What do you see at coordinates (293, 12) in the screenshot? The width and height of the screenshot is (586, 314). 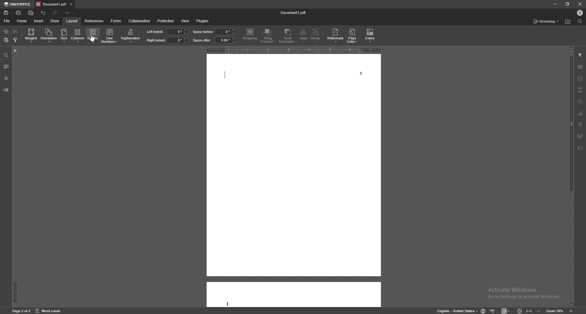 I see `file name` at bounding box center [293, 12].